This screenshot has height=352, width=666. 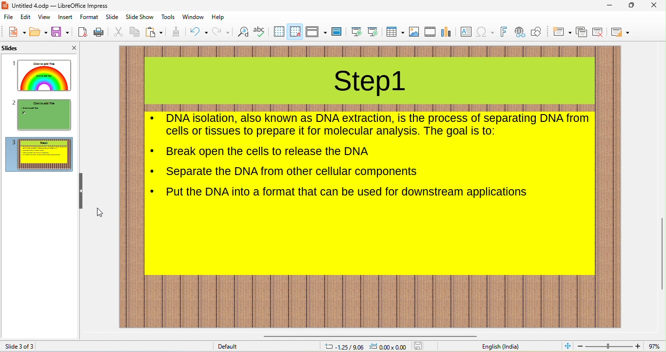 What do you see at coordinates (430, 32) in the screenshot?
I see `media` at bounding box center [430, 32].